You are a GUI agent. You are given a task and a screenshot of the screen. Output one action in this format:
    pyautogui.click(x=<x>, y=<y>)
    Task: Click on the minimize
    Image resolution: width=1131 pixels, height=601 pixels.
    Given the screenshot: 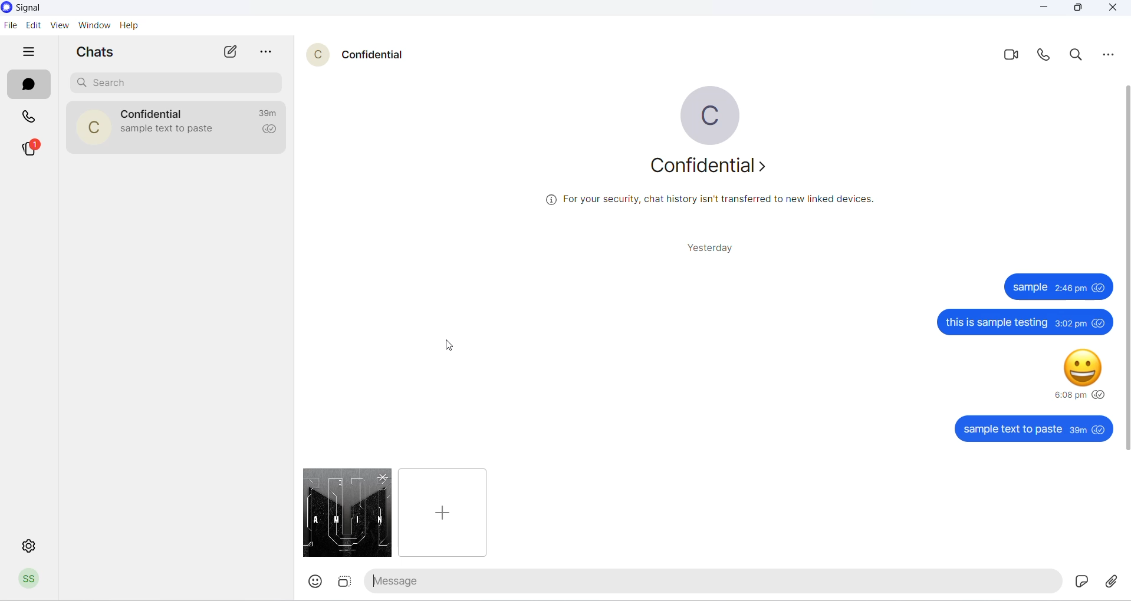 What is the action you would take?
    pyautogui.click(x=1045, y=9)
    